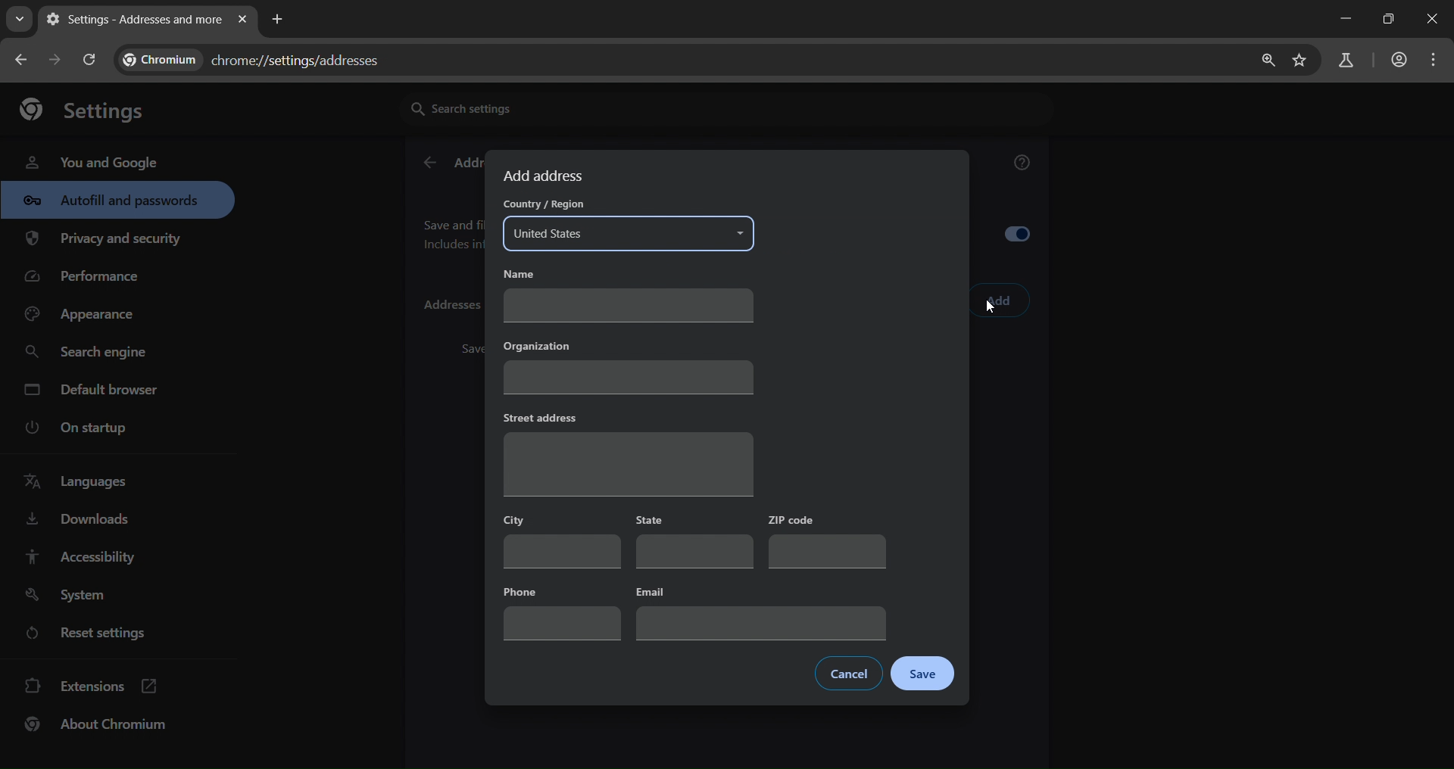 The height and width of the screenshot is (769, 1454). I want to click on add, so click(1000, 301).